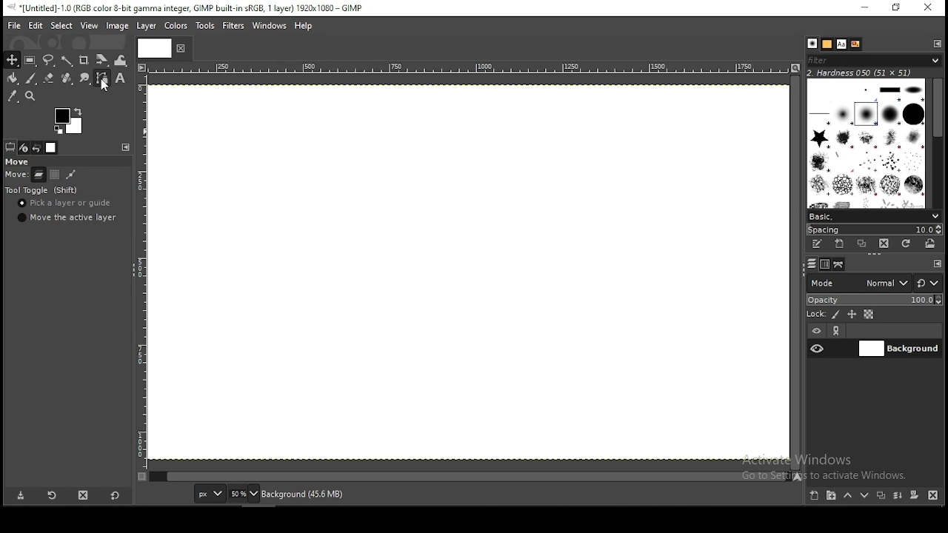 Image resolution: width=948 pixels, height=533 pixels. What do you see at coordinates (14, 26) in the screenshot?
I see `file` at bounding box center [14, 26].